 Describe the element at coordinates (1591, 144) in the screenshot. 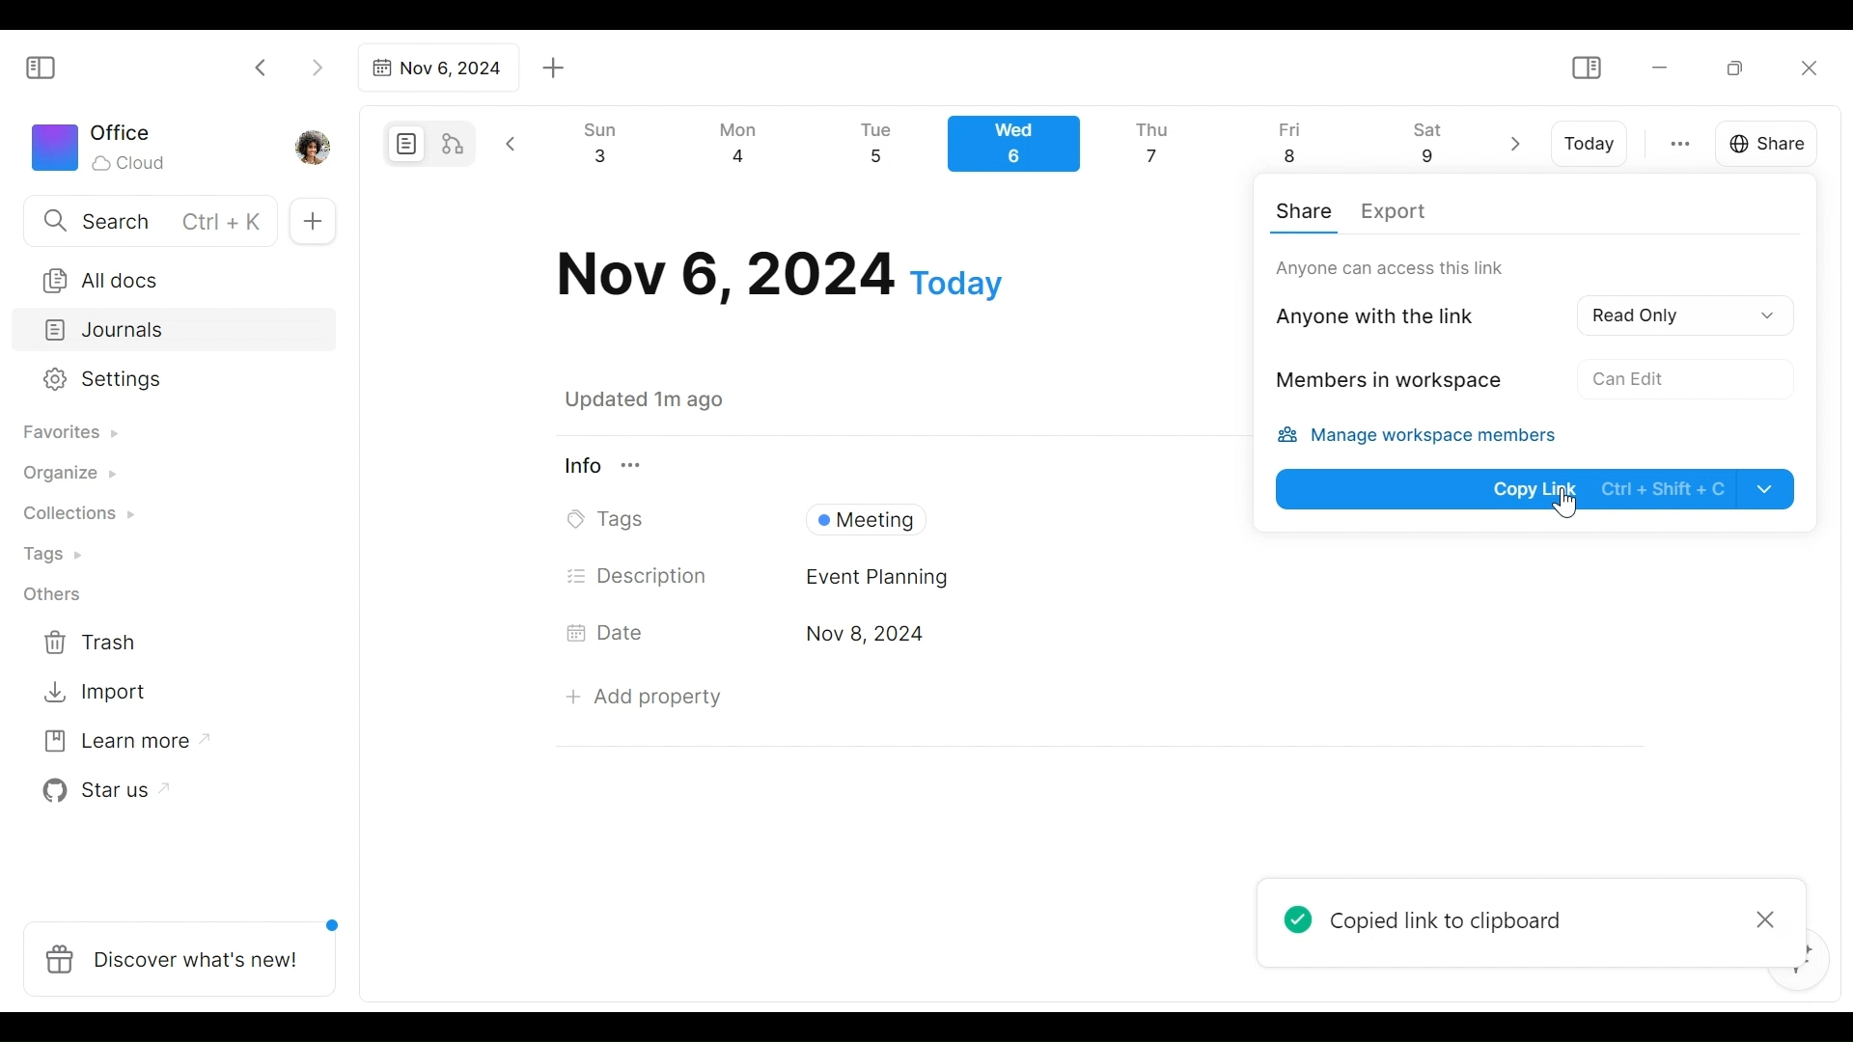

I see `Today` at that location.